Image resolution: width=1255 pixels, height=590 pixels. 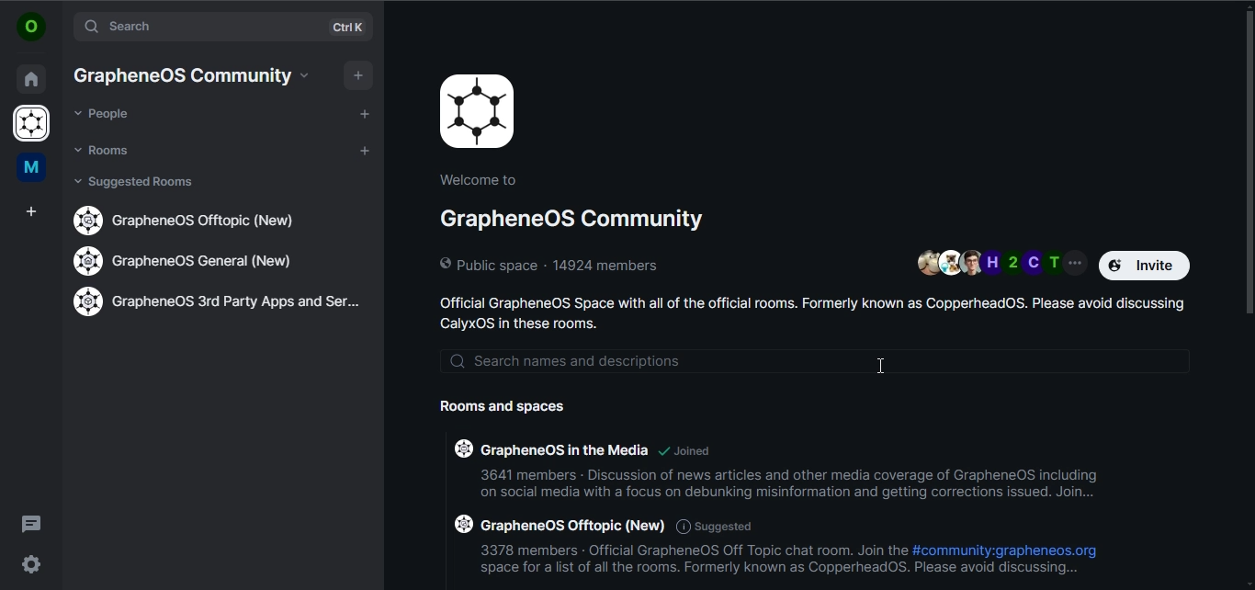 What do you see at coordinates (137, 186) in the screenshot?
I see `suggested rooms` at bounding box center [137, 186].